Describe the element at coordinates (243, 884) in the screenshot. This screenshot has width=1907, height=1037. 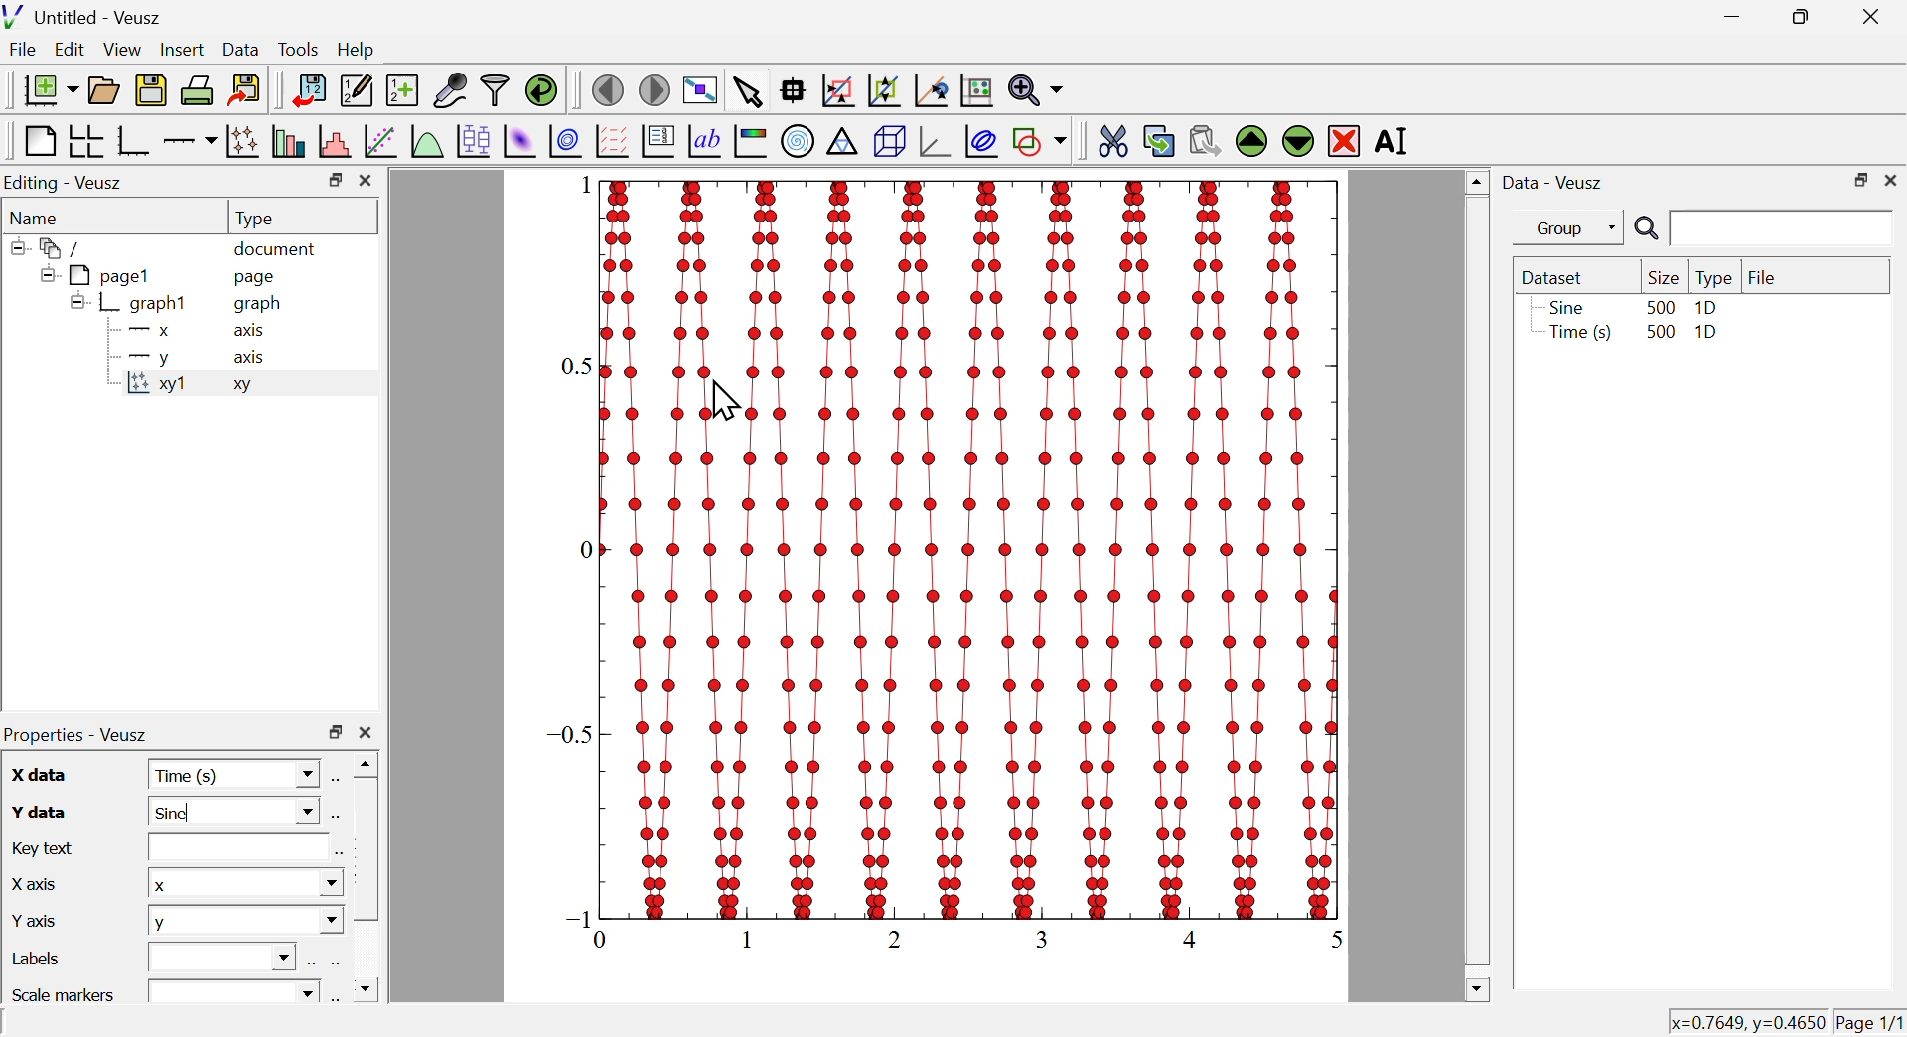
I see `x` at that location.